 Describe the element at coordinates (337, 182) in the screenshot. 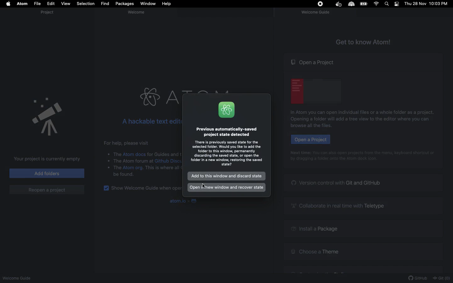

I see `Version control with Git and Github` at that location.